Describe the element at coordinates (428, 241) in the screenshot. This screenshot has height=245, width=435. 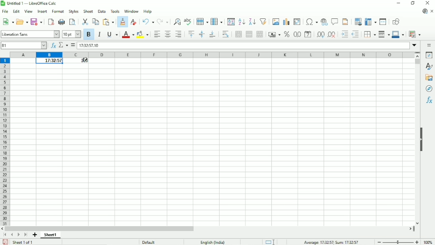
I see `Zoom factor` at that location.